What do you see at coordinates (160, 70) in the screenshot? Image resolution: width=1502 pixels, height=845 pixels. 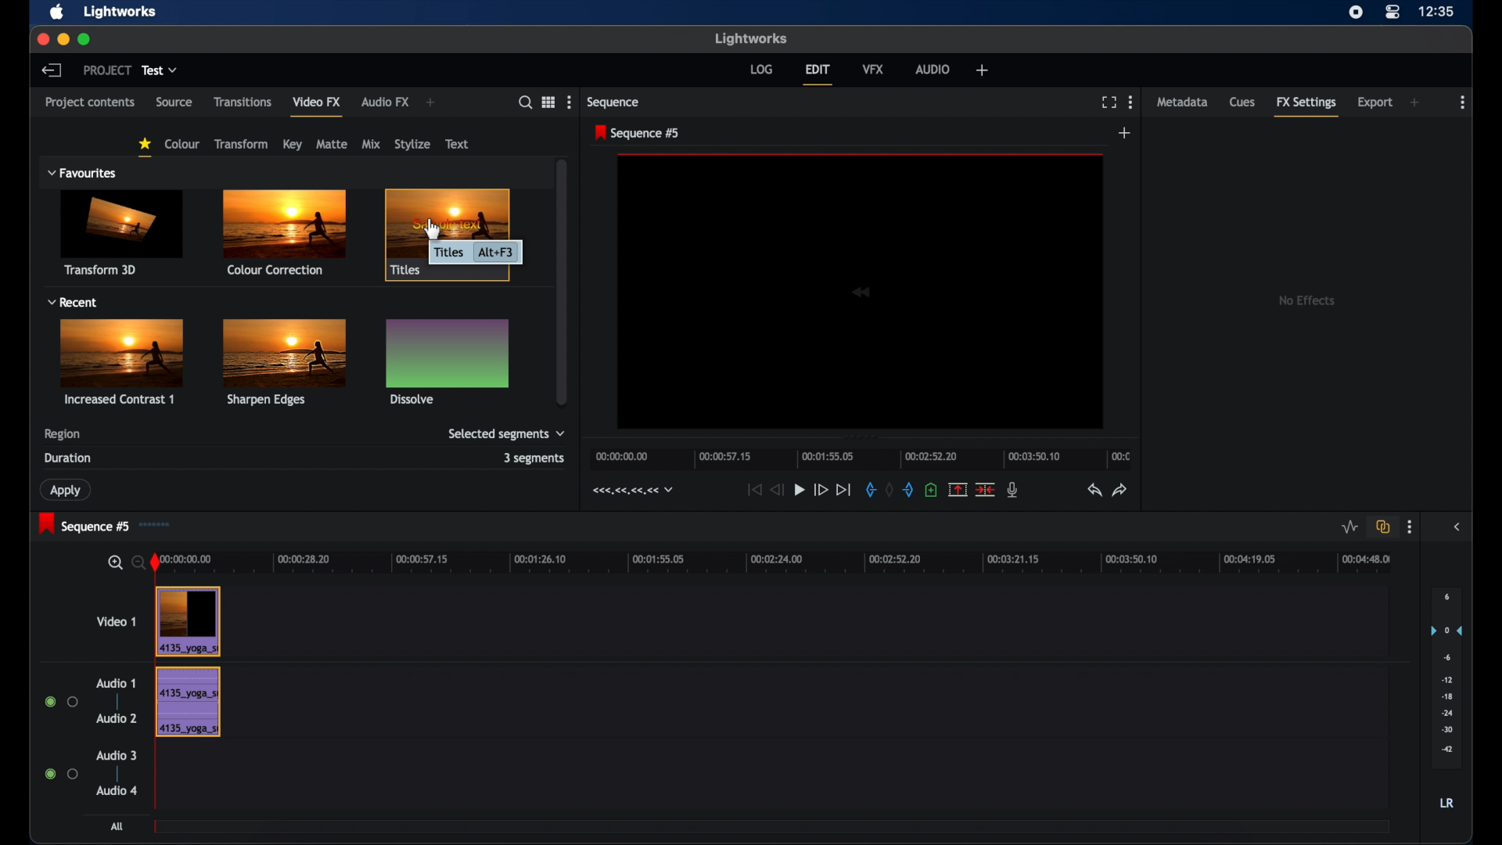 I see `test dropdown` at bounding box center [160, 70].